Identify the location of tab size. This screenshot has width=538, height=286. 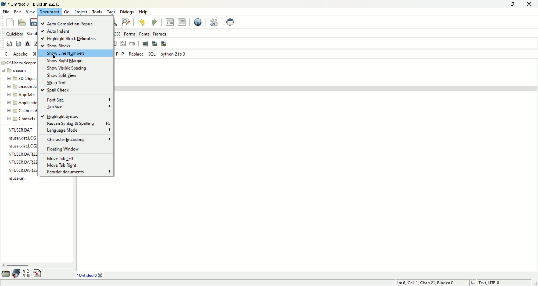
(80, 107).